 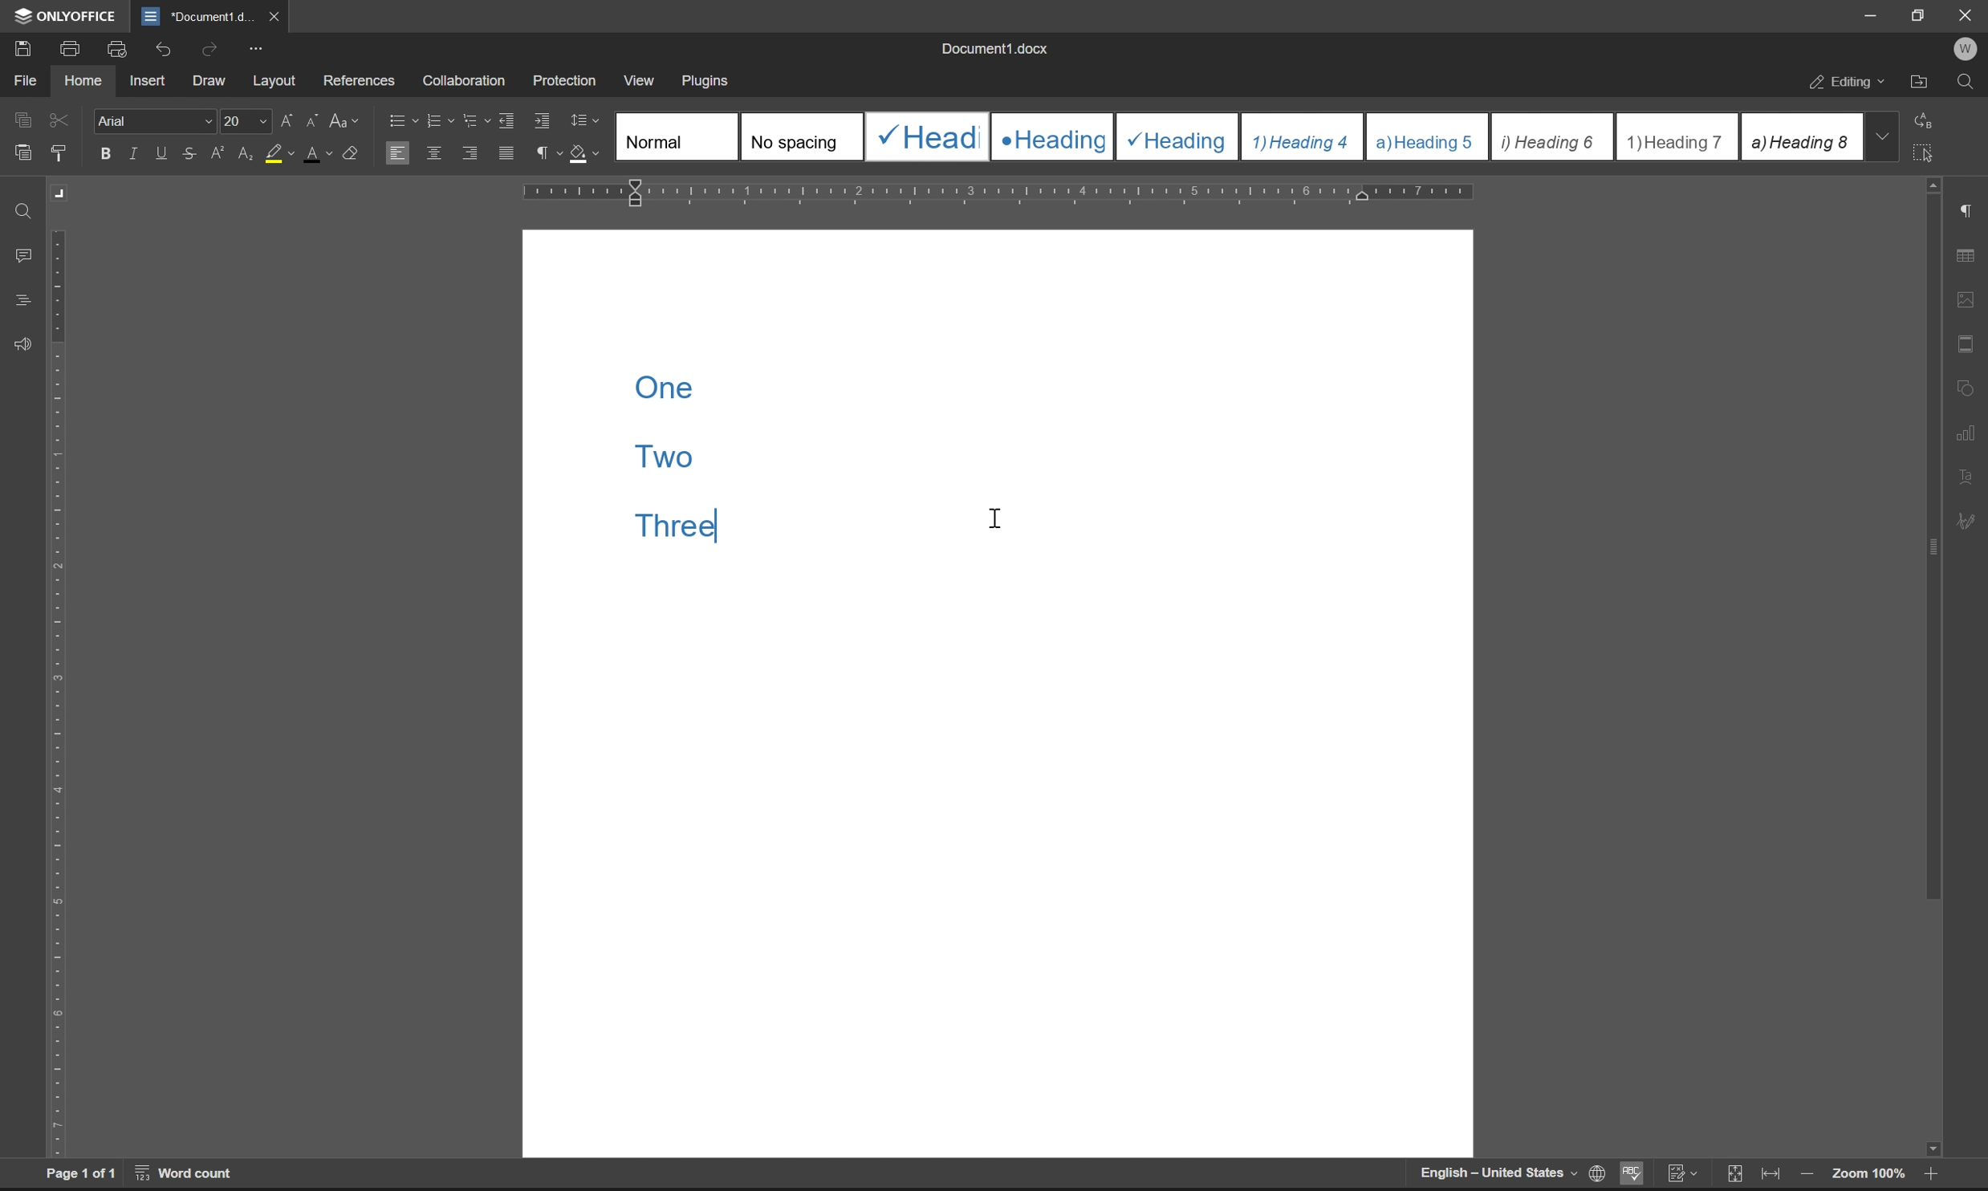 What do you see at coordinates (1971, 522) in the screenshot?
I see `signature settings` at bounding box center [1971, 522].